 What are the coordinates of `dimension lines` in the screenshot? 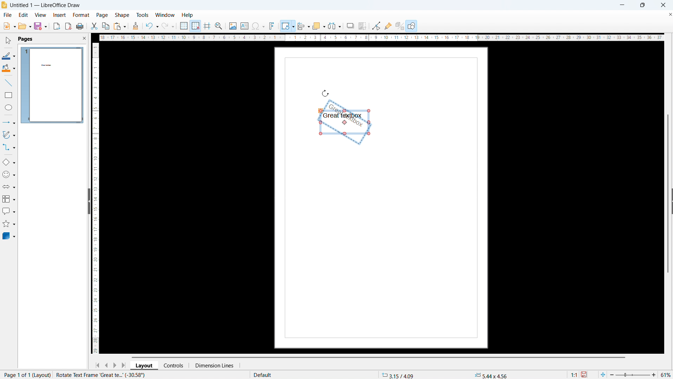 It's located at (214, 365).